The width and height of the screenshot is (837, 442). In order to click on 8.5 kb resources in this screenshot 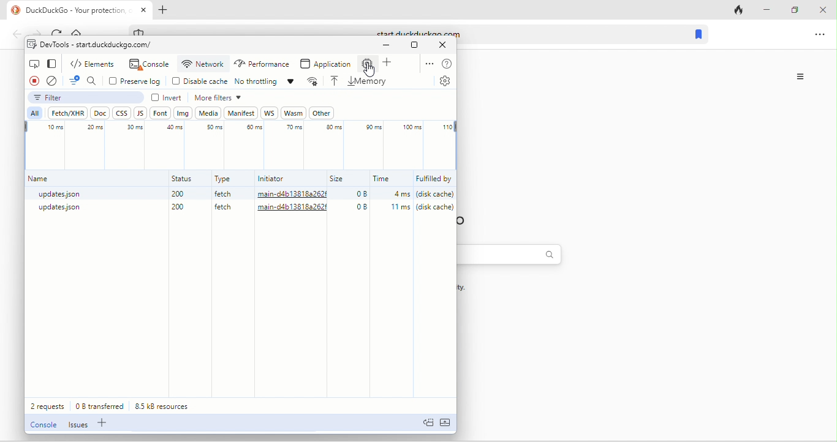, I will do `click(167, 406)`.